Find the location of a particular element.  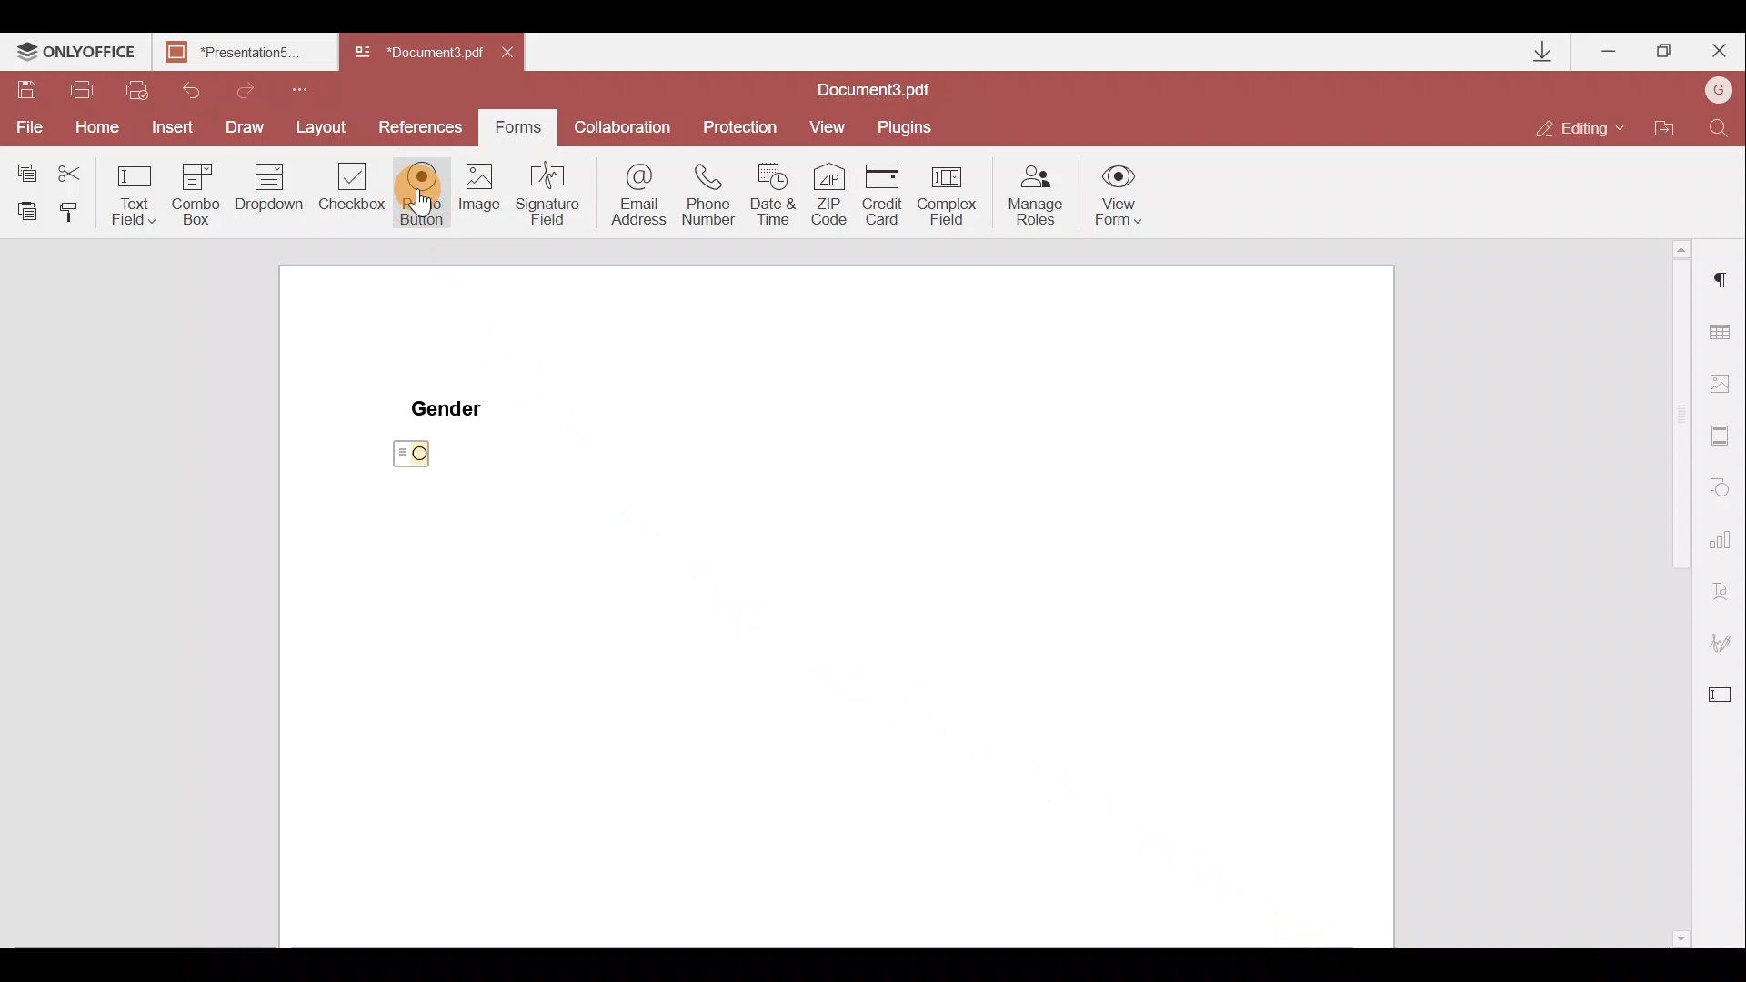

Document name is located at coordinates (242, 52).